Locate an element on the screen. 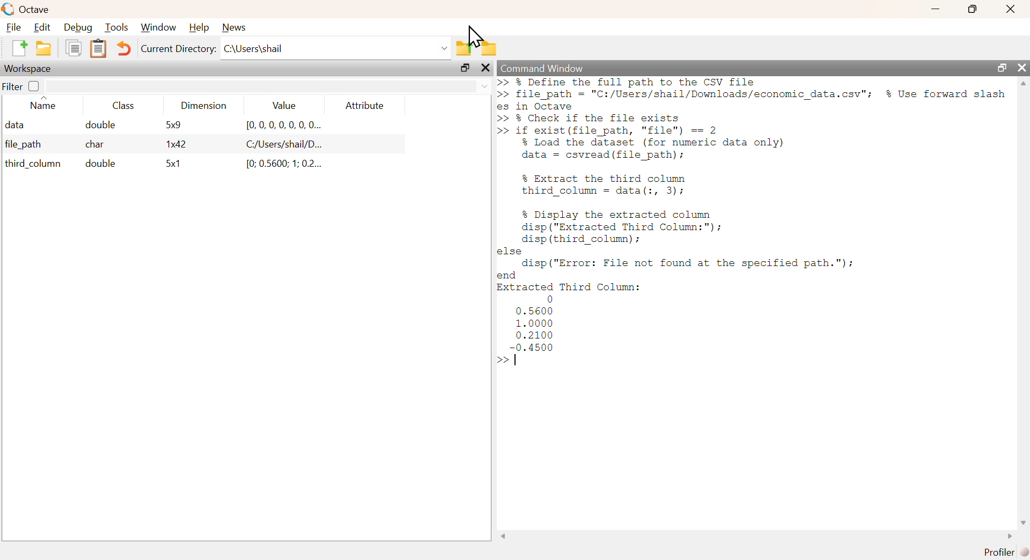 This screenshot has width=1030, height=560. current directory is located at coordinates (178, 49).